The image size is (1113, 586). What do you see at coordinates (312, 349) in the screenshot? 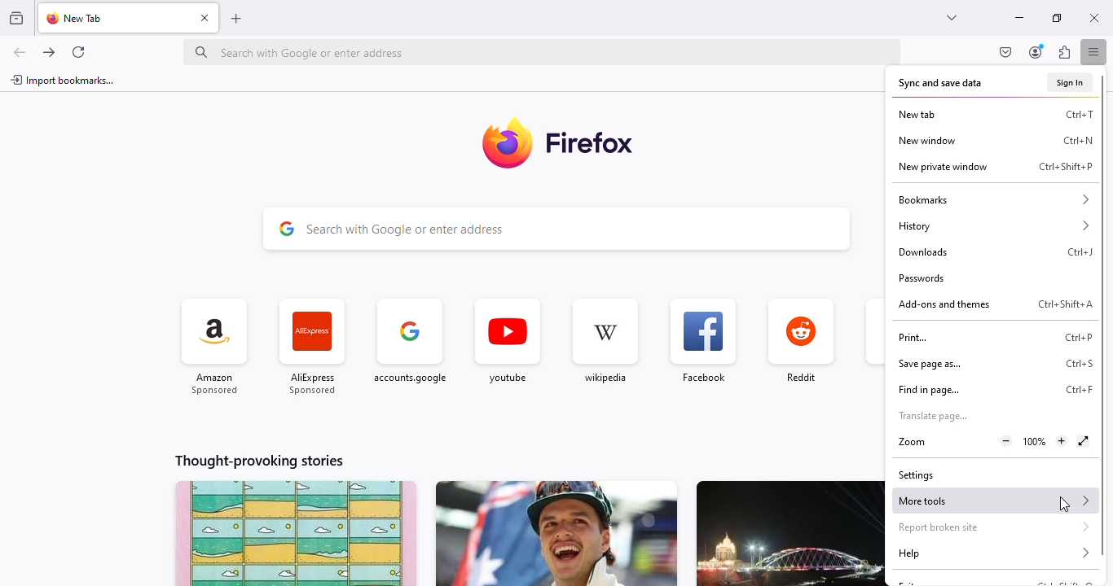
I see `AliExpress` at bounding box center [312, 349].